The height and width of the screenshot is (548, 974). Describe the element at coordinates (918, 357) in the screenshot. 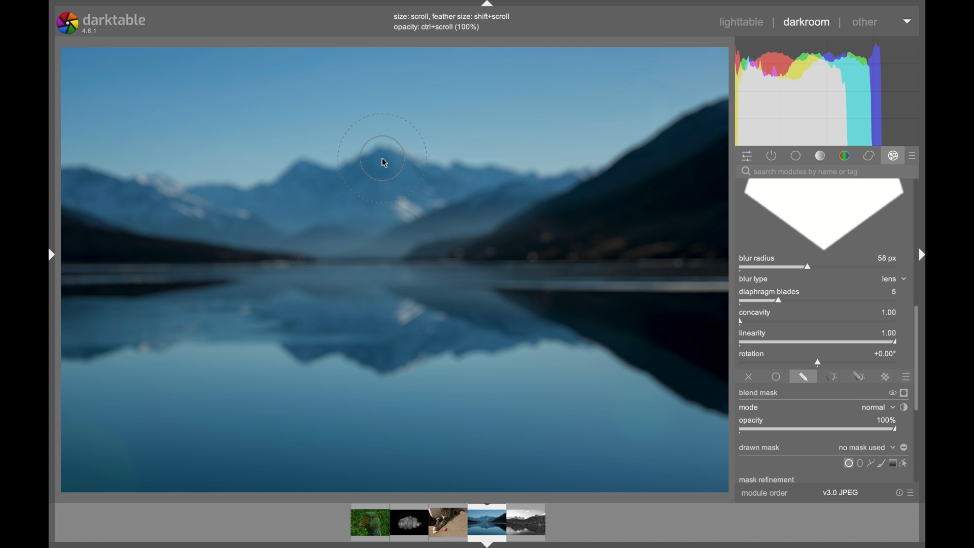

I see `scroll box` at that location.